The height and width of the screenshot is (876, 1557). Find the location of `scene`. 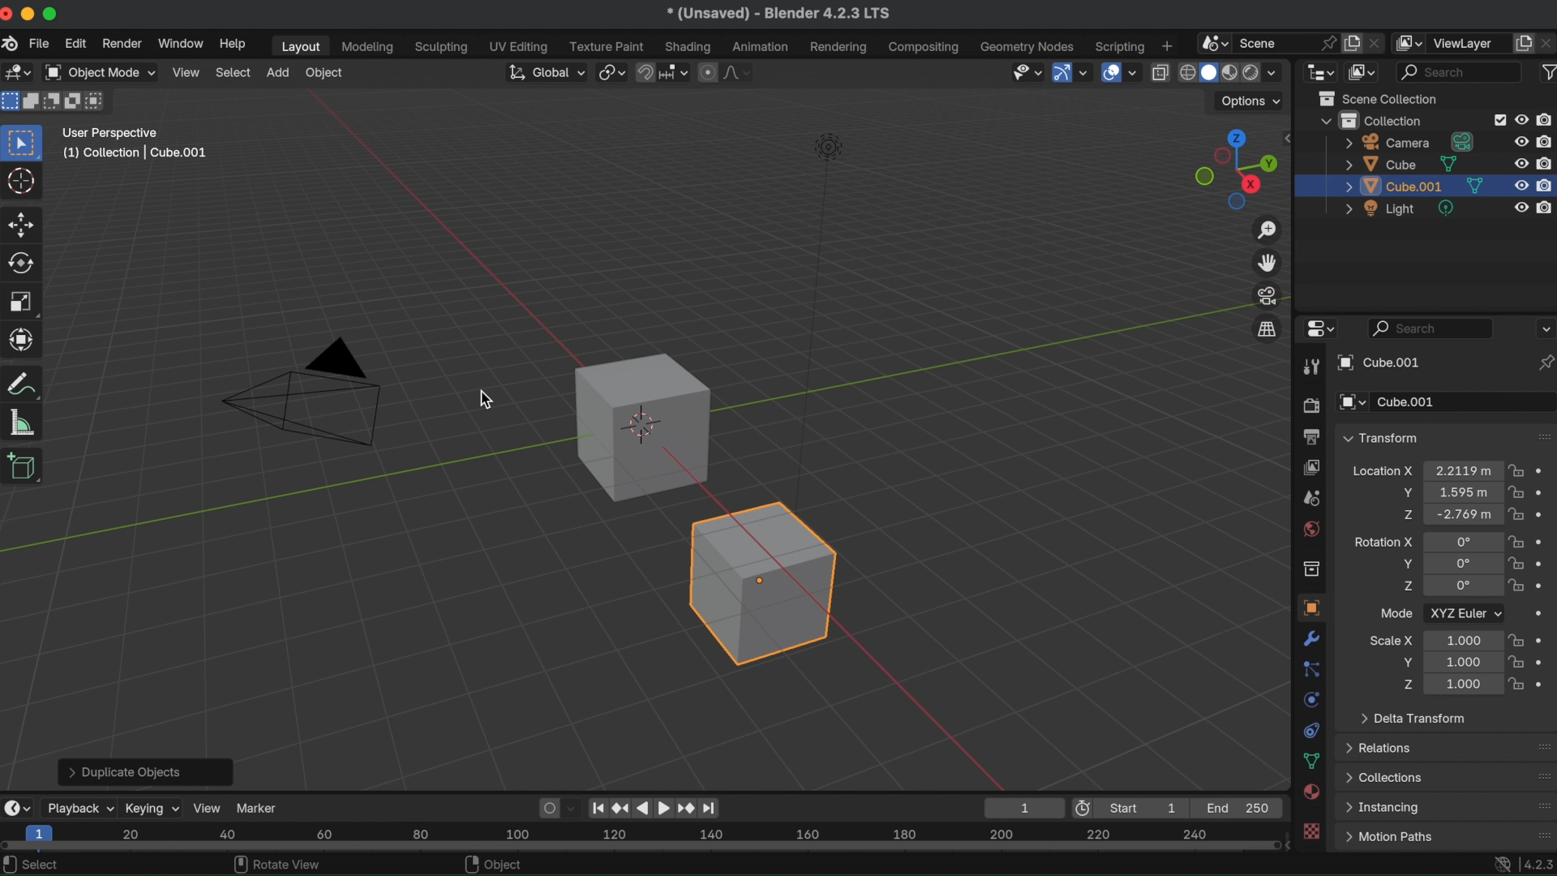

scene is located at coordinates (1266, 41).